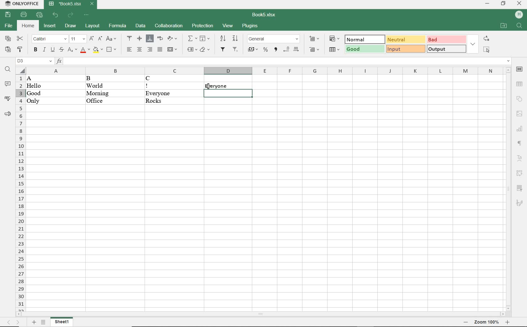 The height and width of the screenshot is (327, 527). Describe the element at coordinates (228, 26) in the screenshot. I see `view` at that location.